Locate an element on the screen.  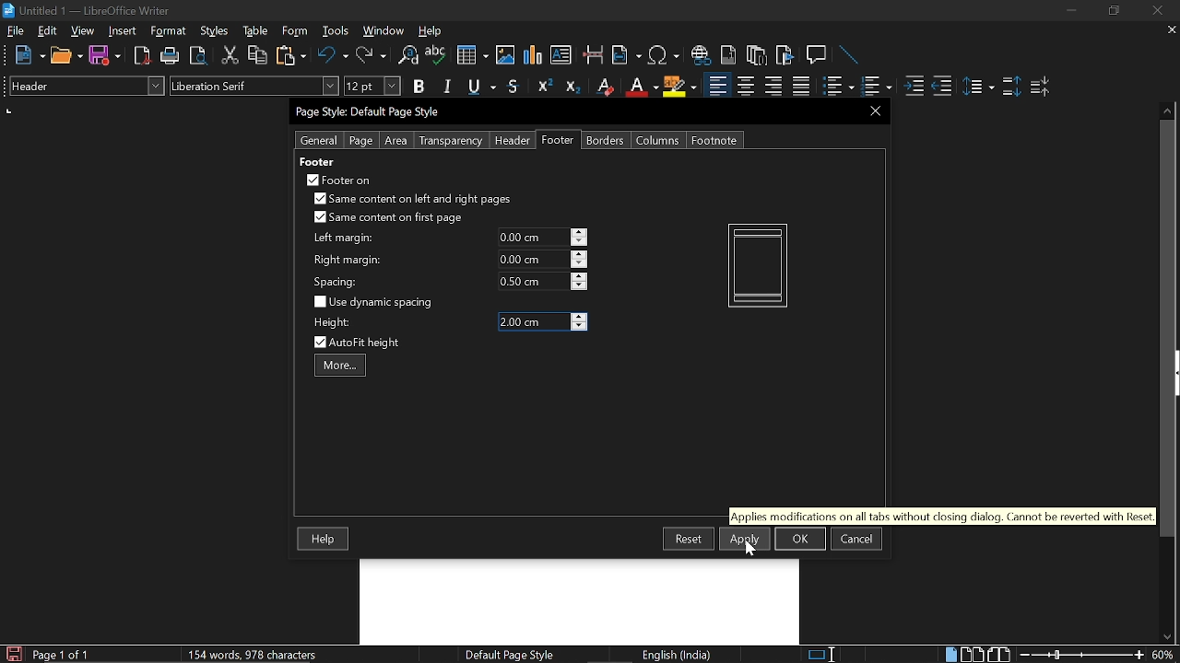
Same content on left and right is located at coordinates (411, 201).